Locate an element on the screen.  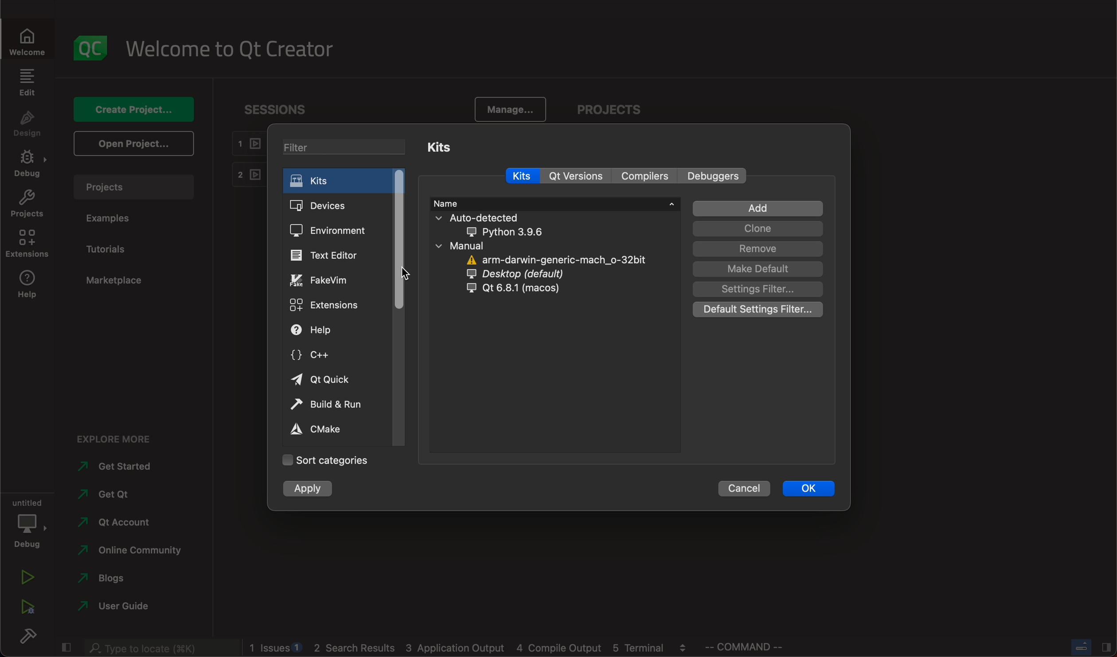
remove is located at coordinates (755, 250).